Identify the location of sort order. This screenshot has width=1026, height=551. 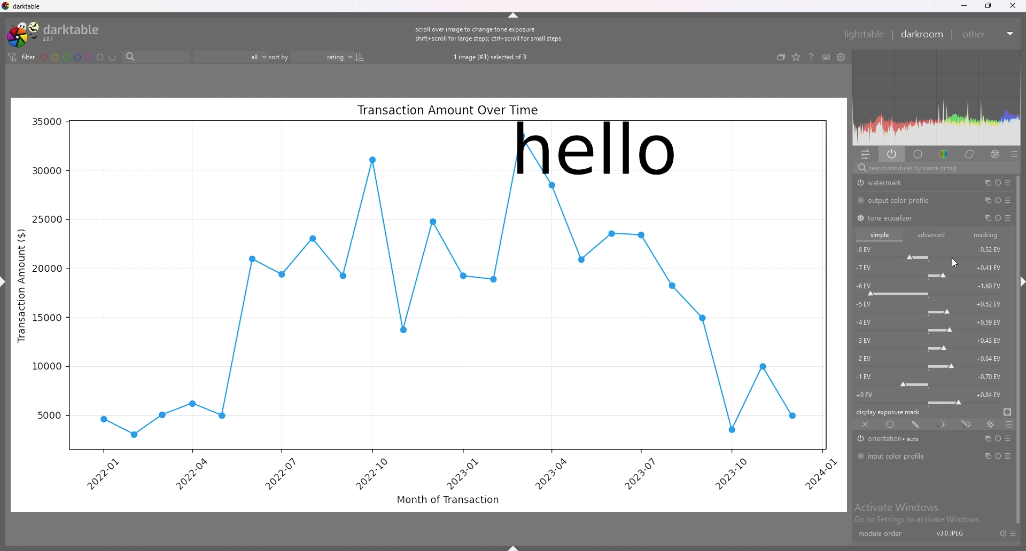
(323, 57).